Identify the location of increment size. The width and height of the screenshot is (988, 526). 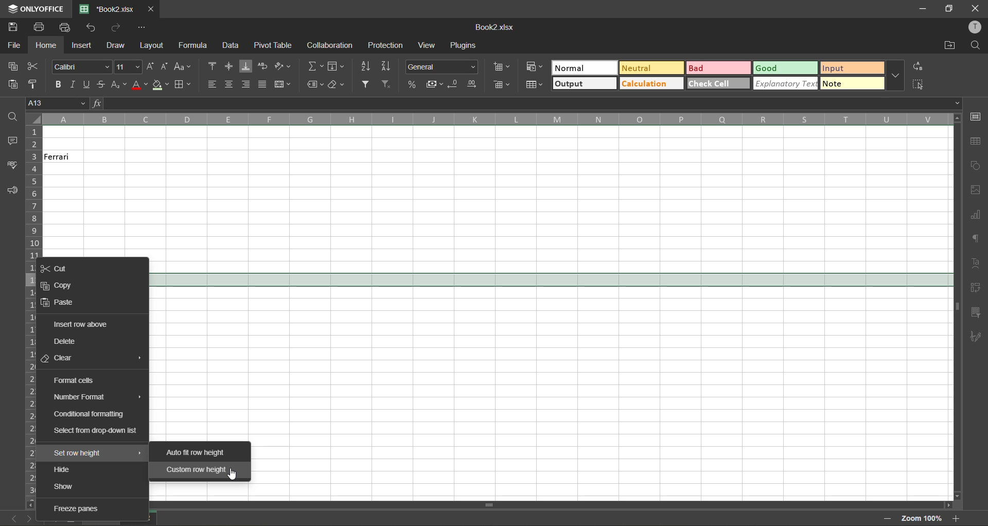
(150, 67).